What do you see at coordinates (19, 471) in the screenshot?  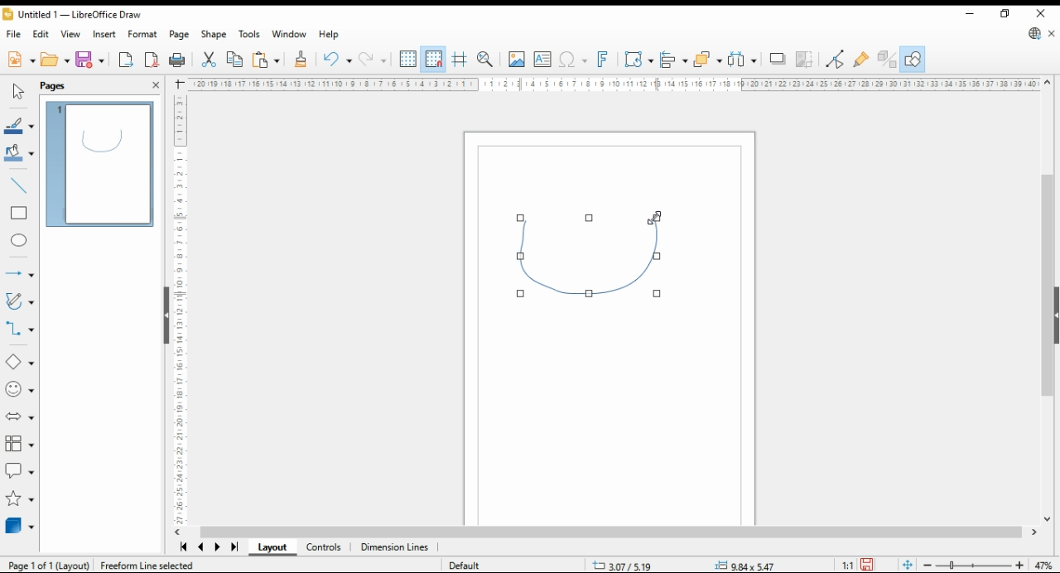 I see `callout shapes` at bounding box center [19, 471].